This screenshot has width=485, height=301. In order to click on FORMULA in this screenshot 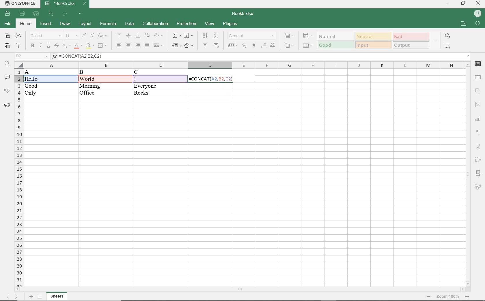, I will do `click(107, 24)`.